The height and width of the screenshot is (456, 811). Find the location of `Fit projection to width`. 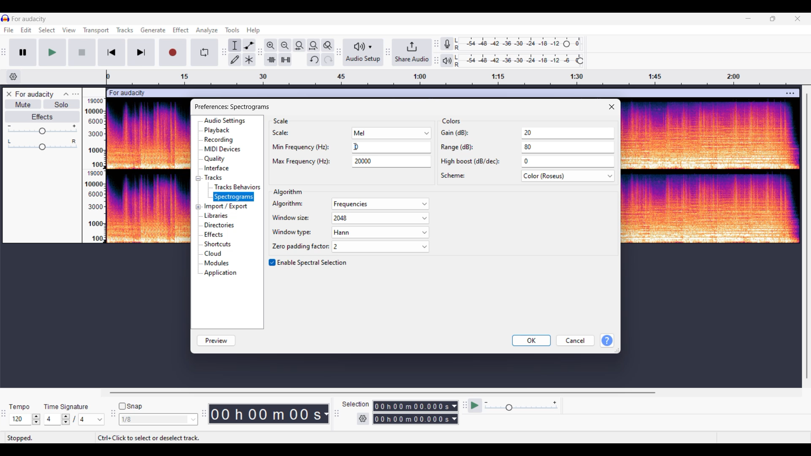

Fit projection to width is located at coordinates (314, 46).